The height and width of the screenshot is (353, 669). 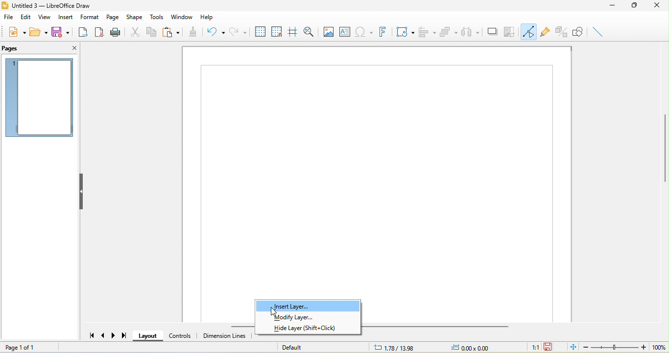 I want to click on show draw function, so click(x=579, y=32).